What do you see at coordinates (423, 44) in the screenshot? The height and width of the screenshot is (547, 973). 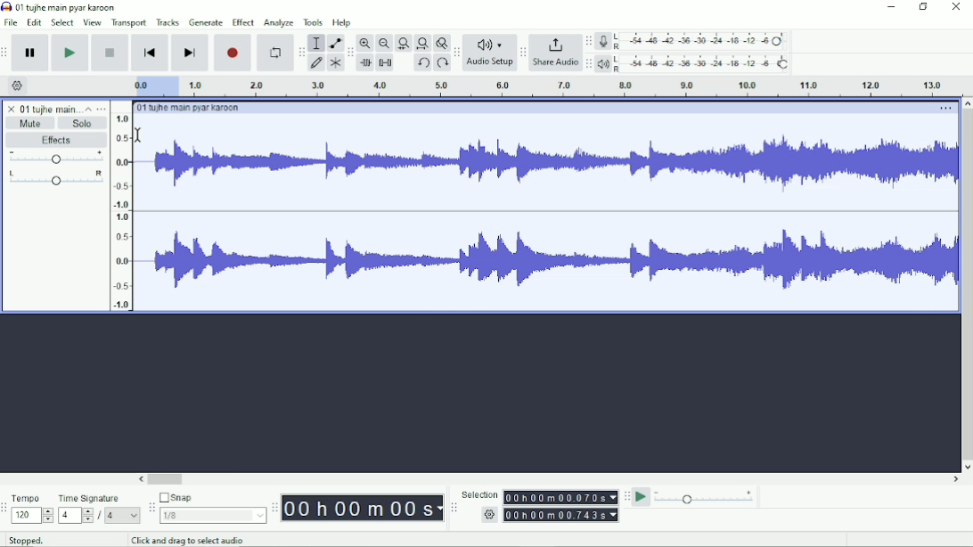 I see `Fit project to width` at bounding box center [423, 44].